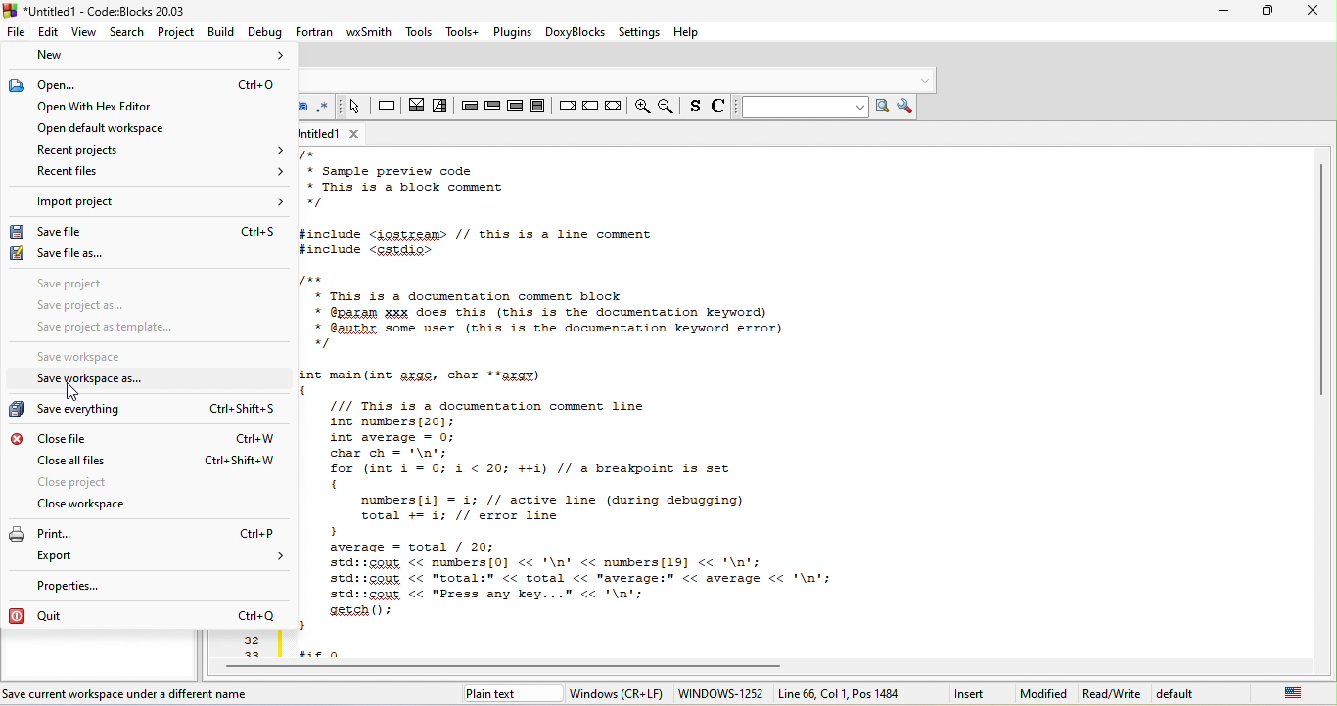 The height and width of the screenshot is (706, 1337). What do you see at coordinates (516, 668) in the screenshot?
I see `horizontal scroll bar` at bounding box center [516, 668].